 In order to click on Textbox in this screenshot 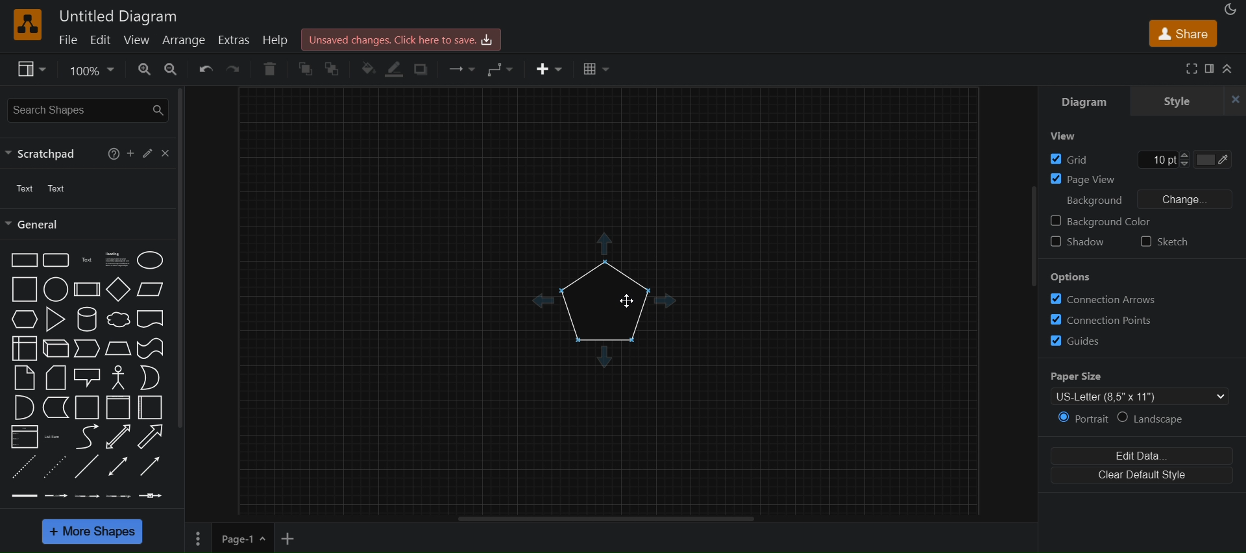, I will do `click(117, 260)`.